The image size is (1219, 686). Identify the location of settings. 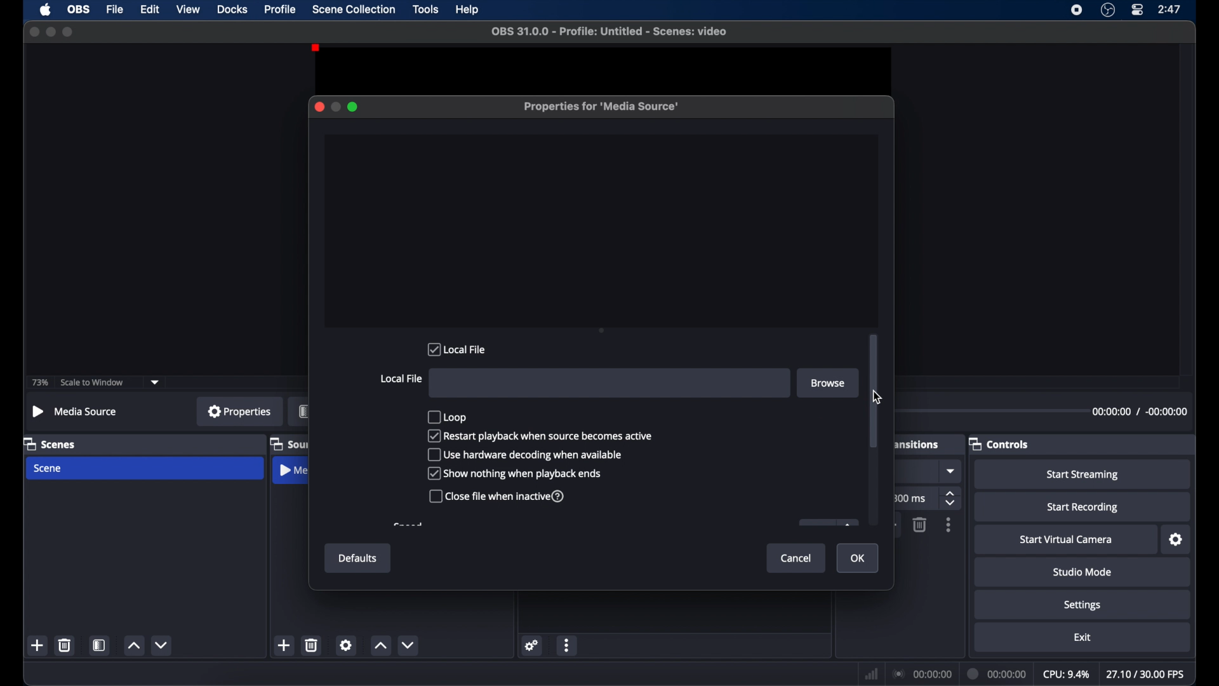
(346, 645).